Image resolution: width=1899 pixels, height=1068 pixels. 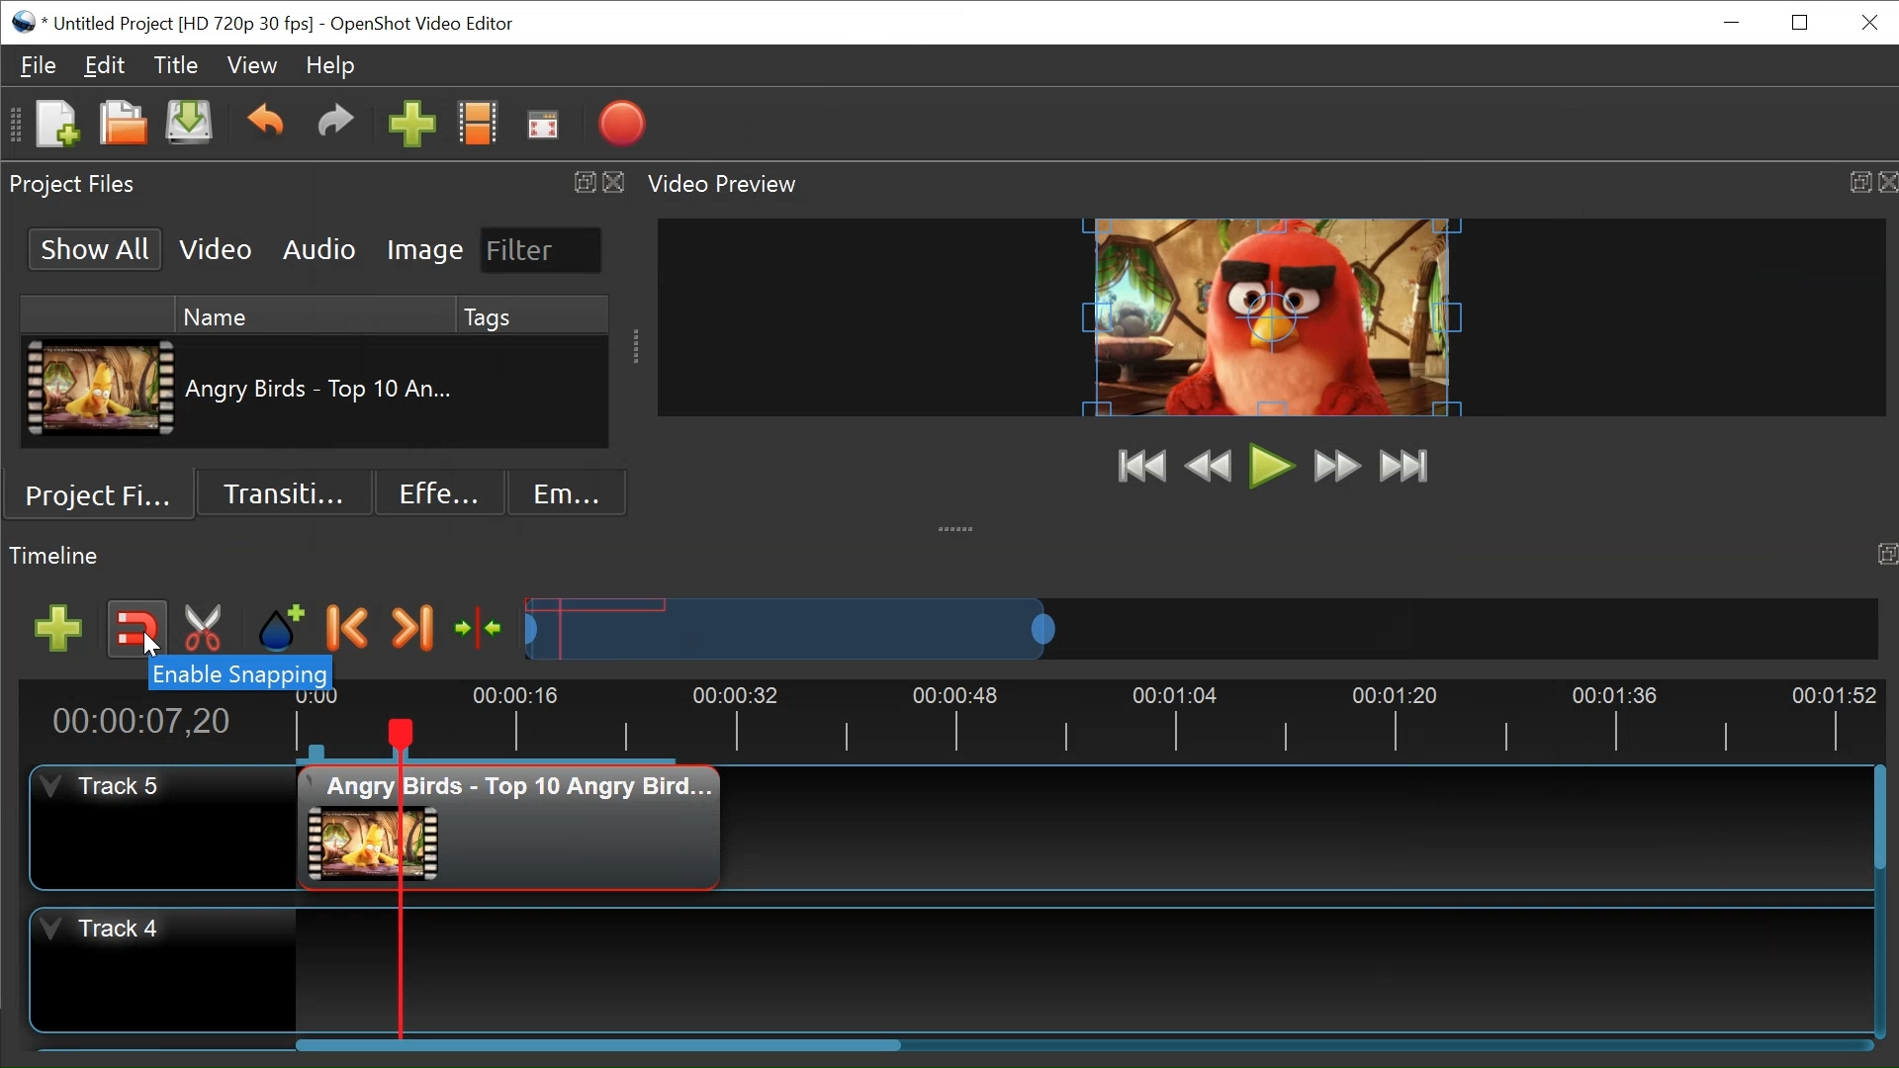 I want to click on Clip Nmae, so click(x=340, y=391).